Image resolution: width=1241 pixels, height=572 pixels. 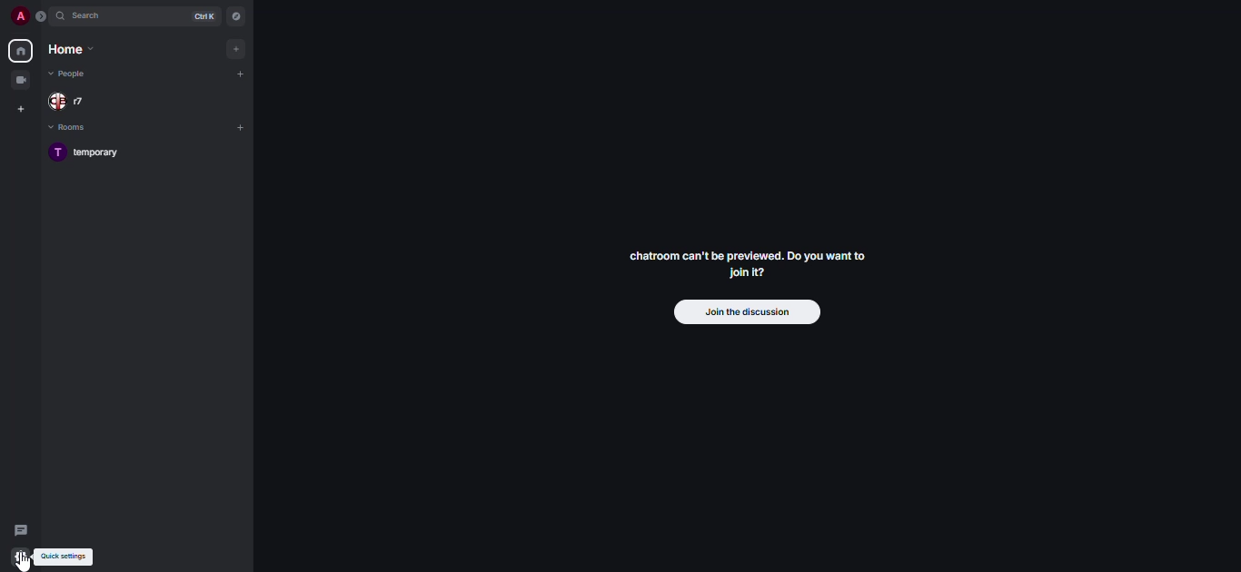 I want to click on chatroom can't be previewed. Join it?, so click(x=750, y=264).